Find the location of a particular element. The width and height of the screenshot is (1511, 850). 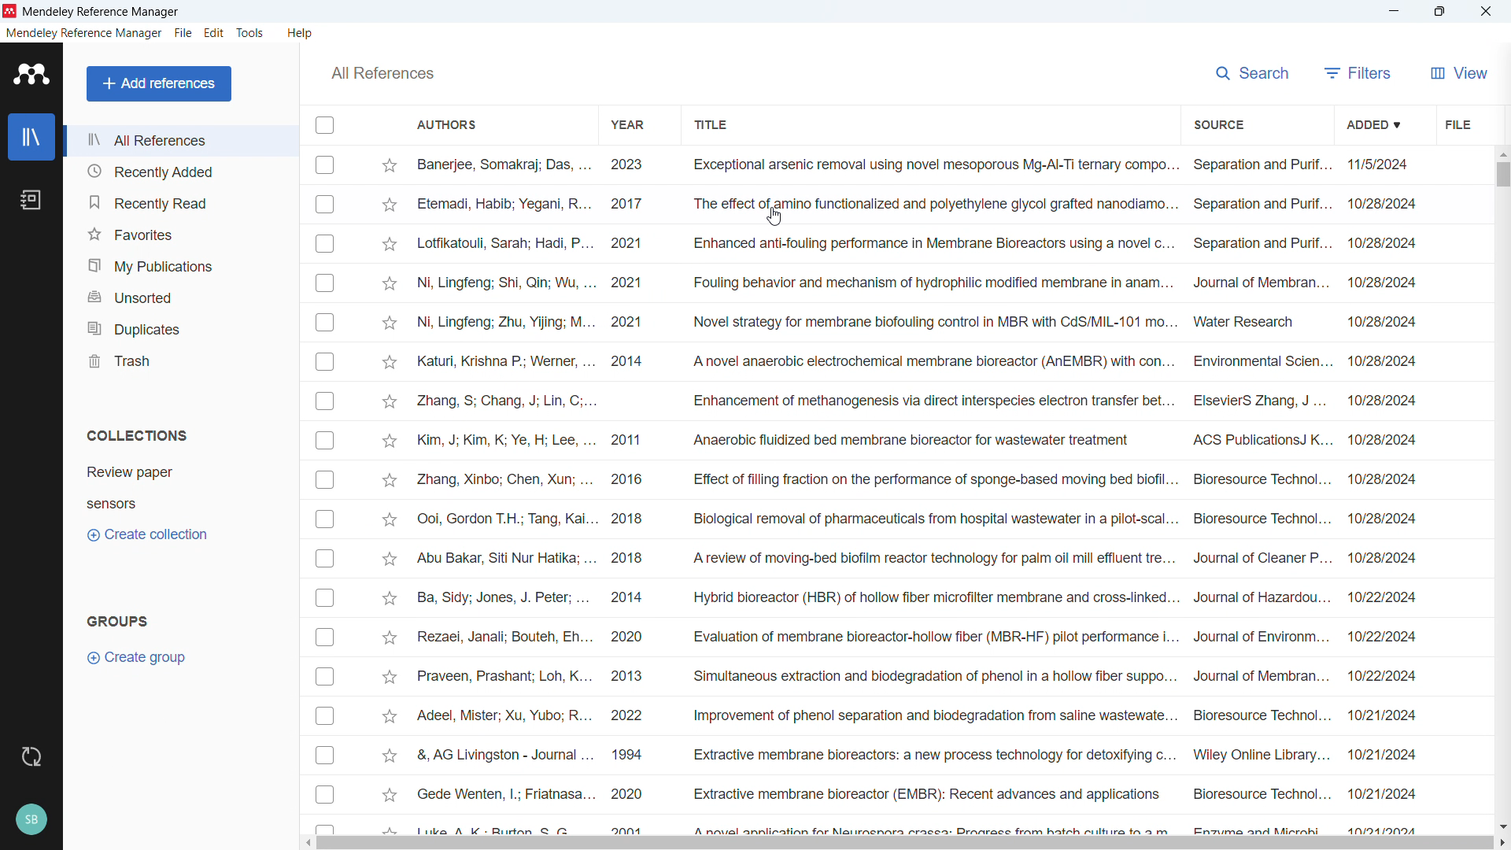

Sort by source  is located at coordinates (1217, 124).